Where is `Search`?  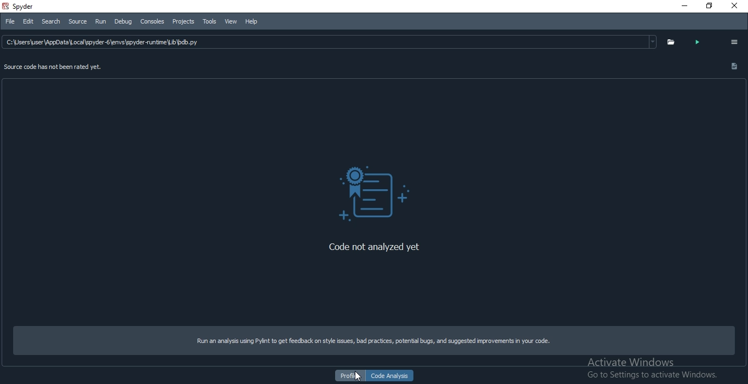 Search is located at coordinates (50, 22).